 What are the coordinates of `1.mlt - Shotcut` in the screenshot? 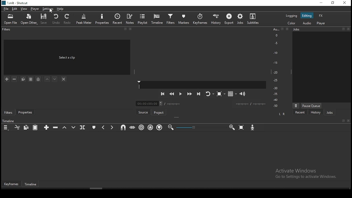 It's located at (15, 3).